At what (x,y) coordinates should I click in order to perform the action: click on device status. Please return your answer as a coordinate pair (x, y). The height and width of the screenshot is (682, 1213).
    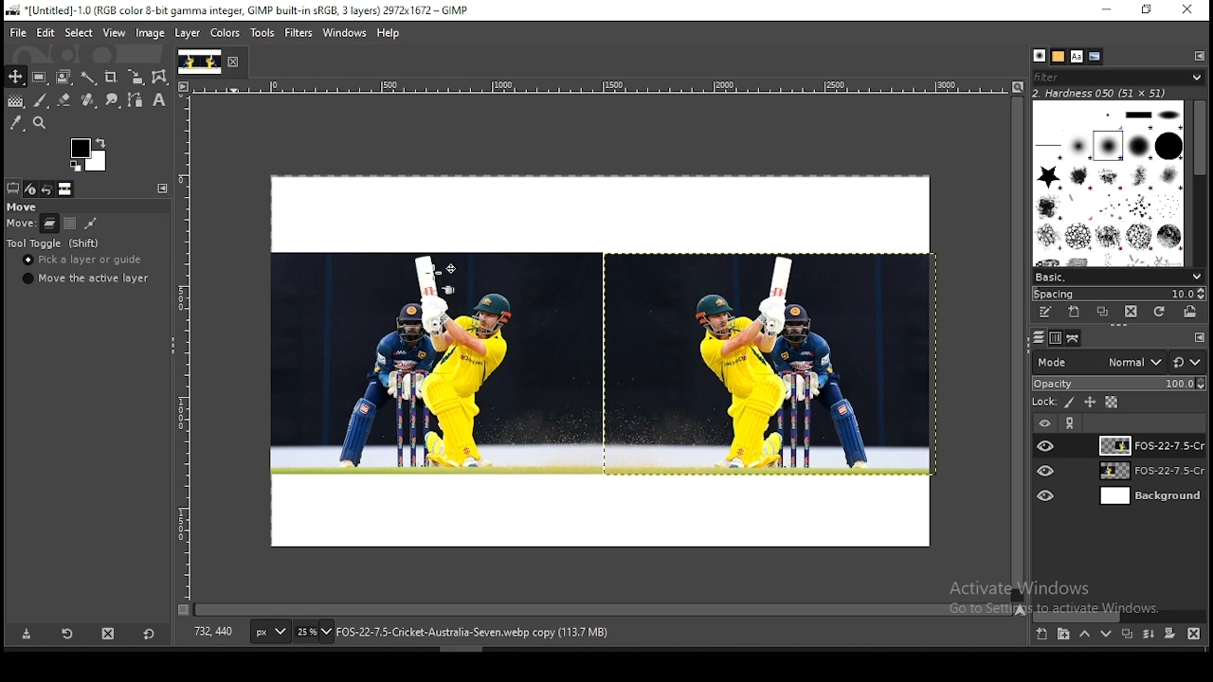
    Looking at the image, I should click on (31, 188).